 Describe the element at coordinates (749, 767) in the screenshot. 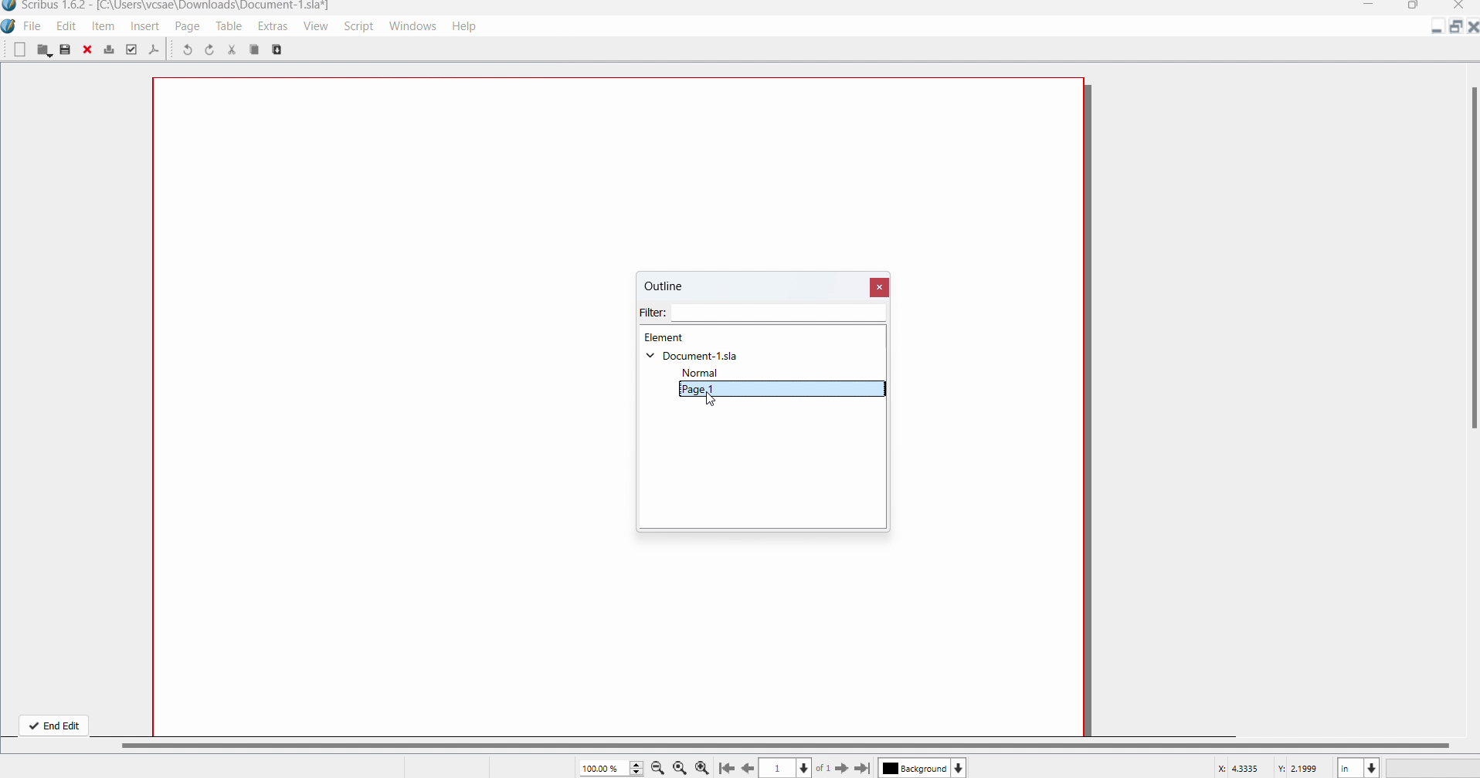

I see `back` at that location.